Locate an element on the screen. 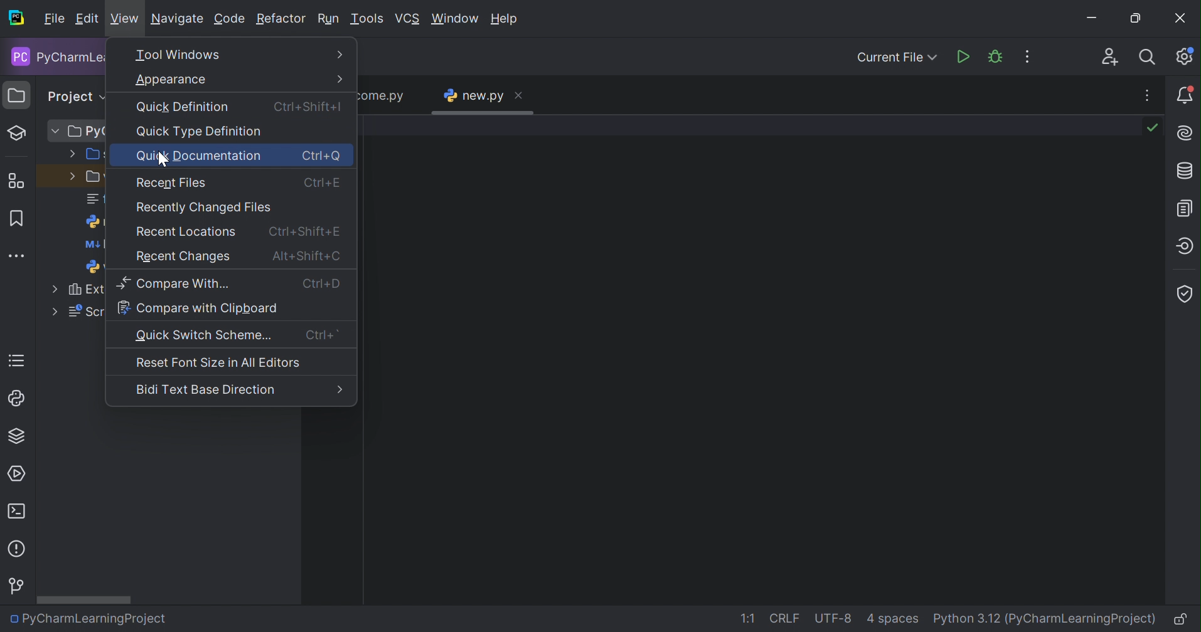 The width and height of the screenshot is (1201, 632). Quick Switch Scheme... is located at coordinates (203, 336).